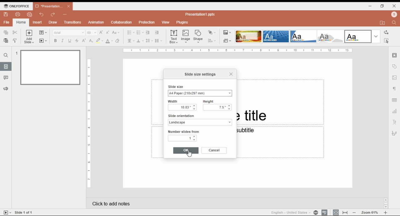 The image size is (400, 216). What do you see at coordinates (6, 89) in the screenshot?
I see `feedback and support` at bounding box center [6, 89].